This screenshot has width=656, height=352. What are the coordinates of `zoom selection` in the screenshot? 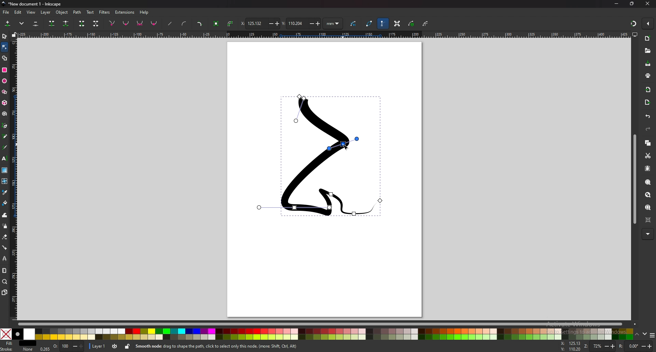 It's located at (647, 182).